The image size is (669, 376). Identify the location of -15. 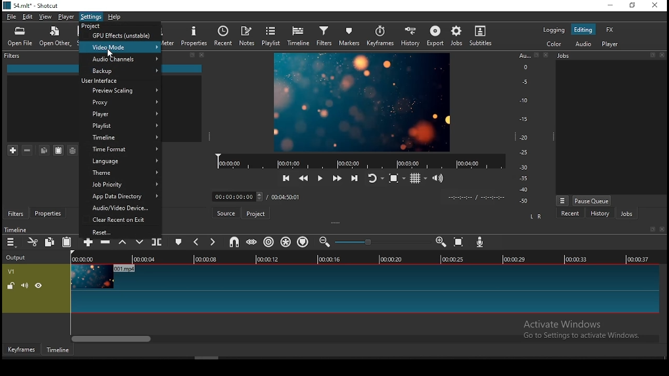
(523, 119).